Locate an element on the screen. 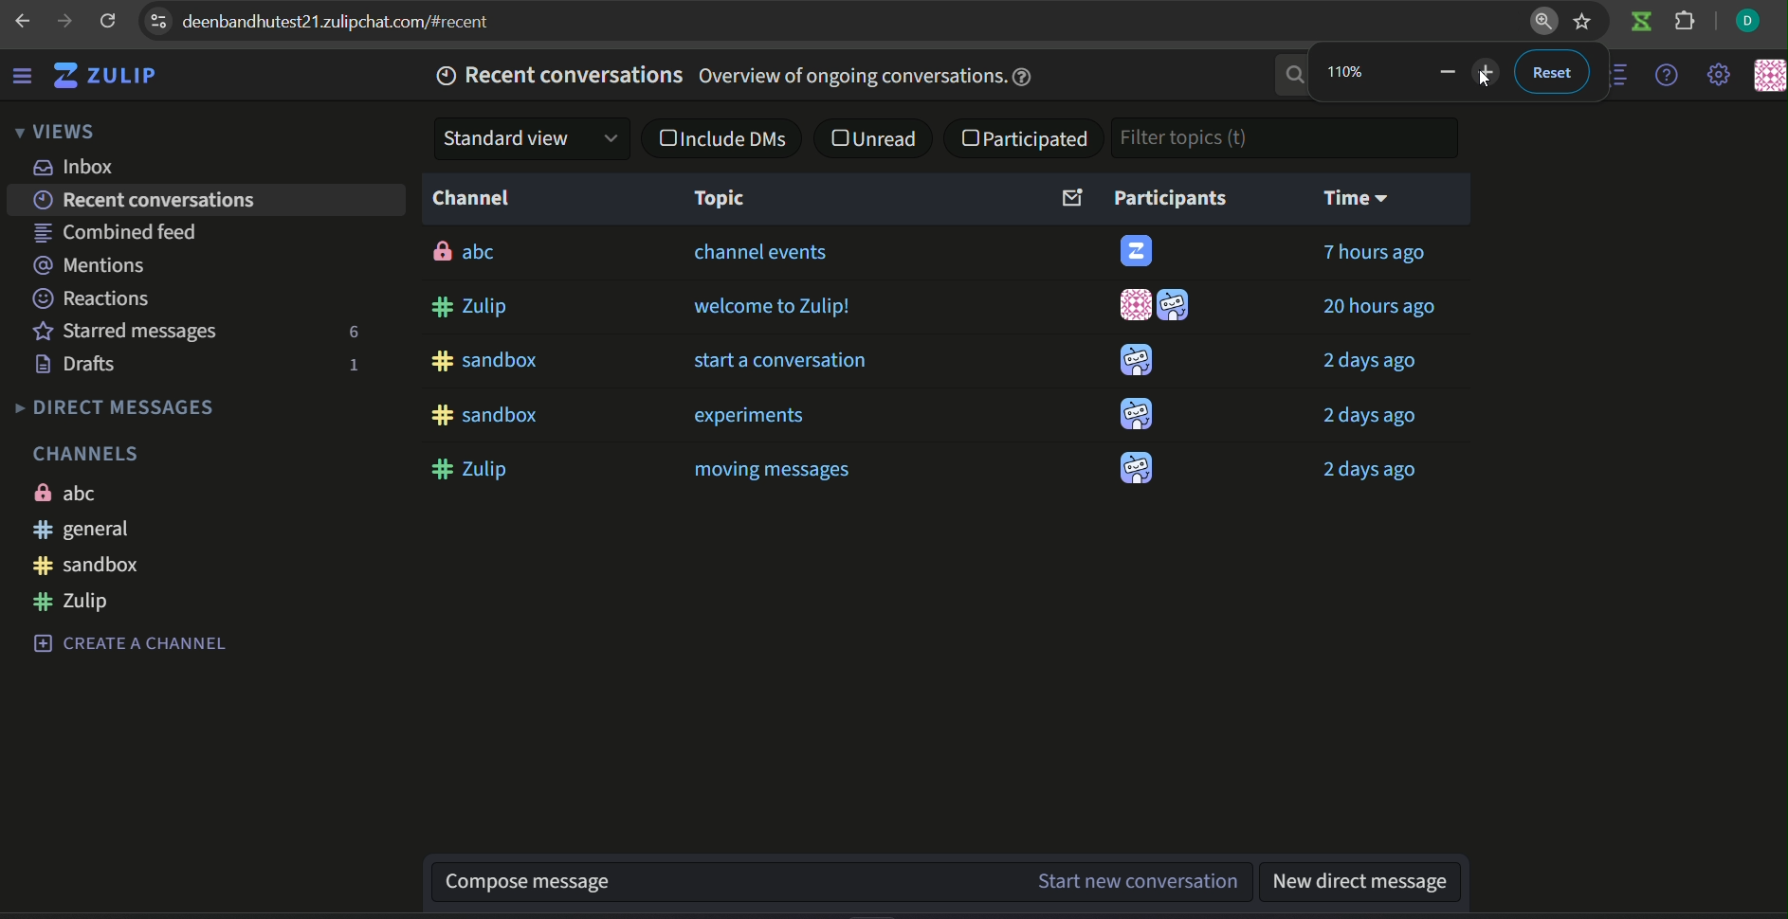 This screenshot has height=919, width=1788. 2 days ago is located at coordinates (1369, 418).